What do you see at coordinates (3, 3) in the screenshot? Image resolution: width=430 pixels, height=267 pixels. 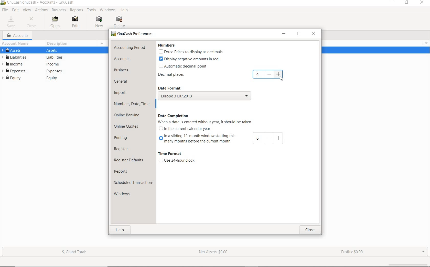 I see `SYSTEM NAME` at bounding box center [3, 3].